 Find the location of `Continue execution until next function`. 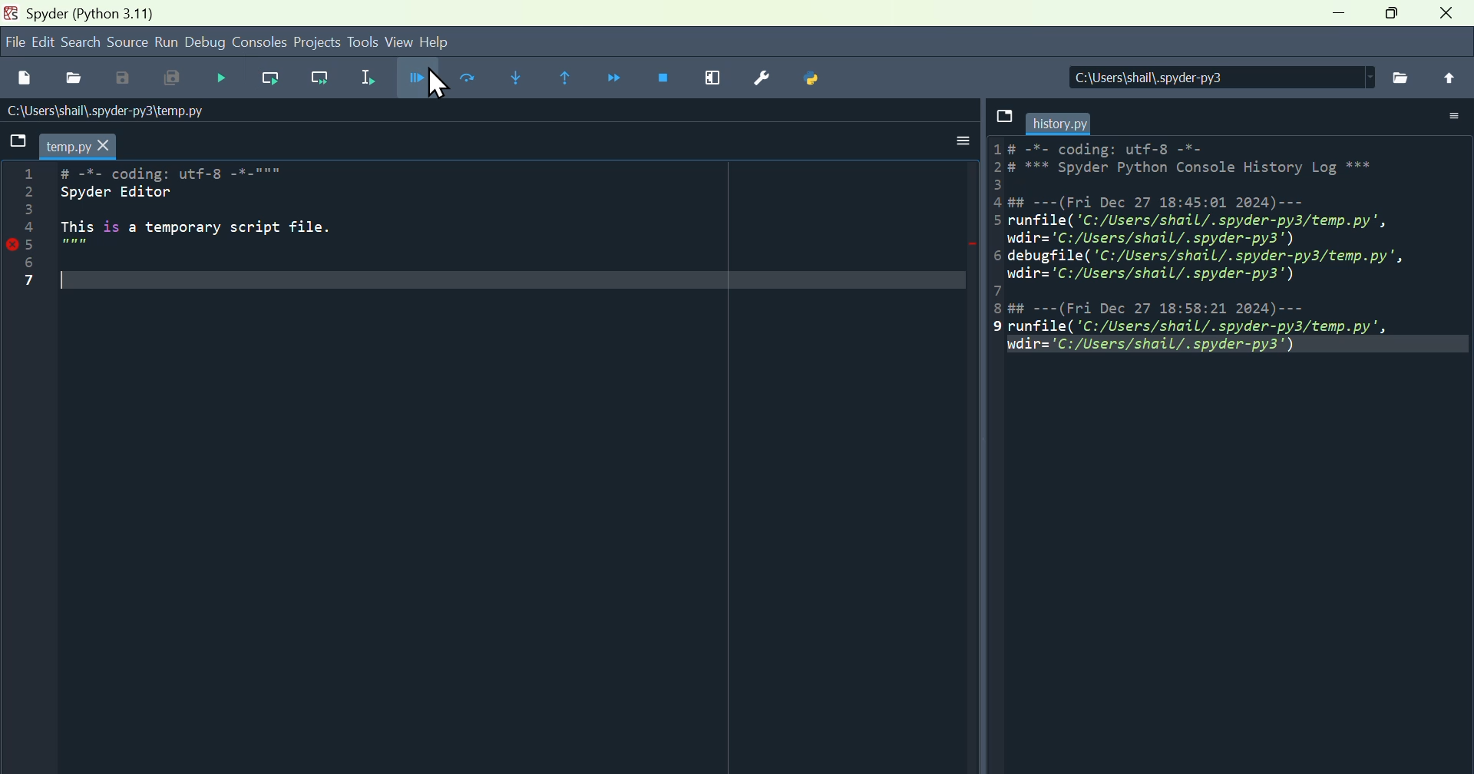

Continue execution until next function is located at coordinates (621, 79).